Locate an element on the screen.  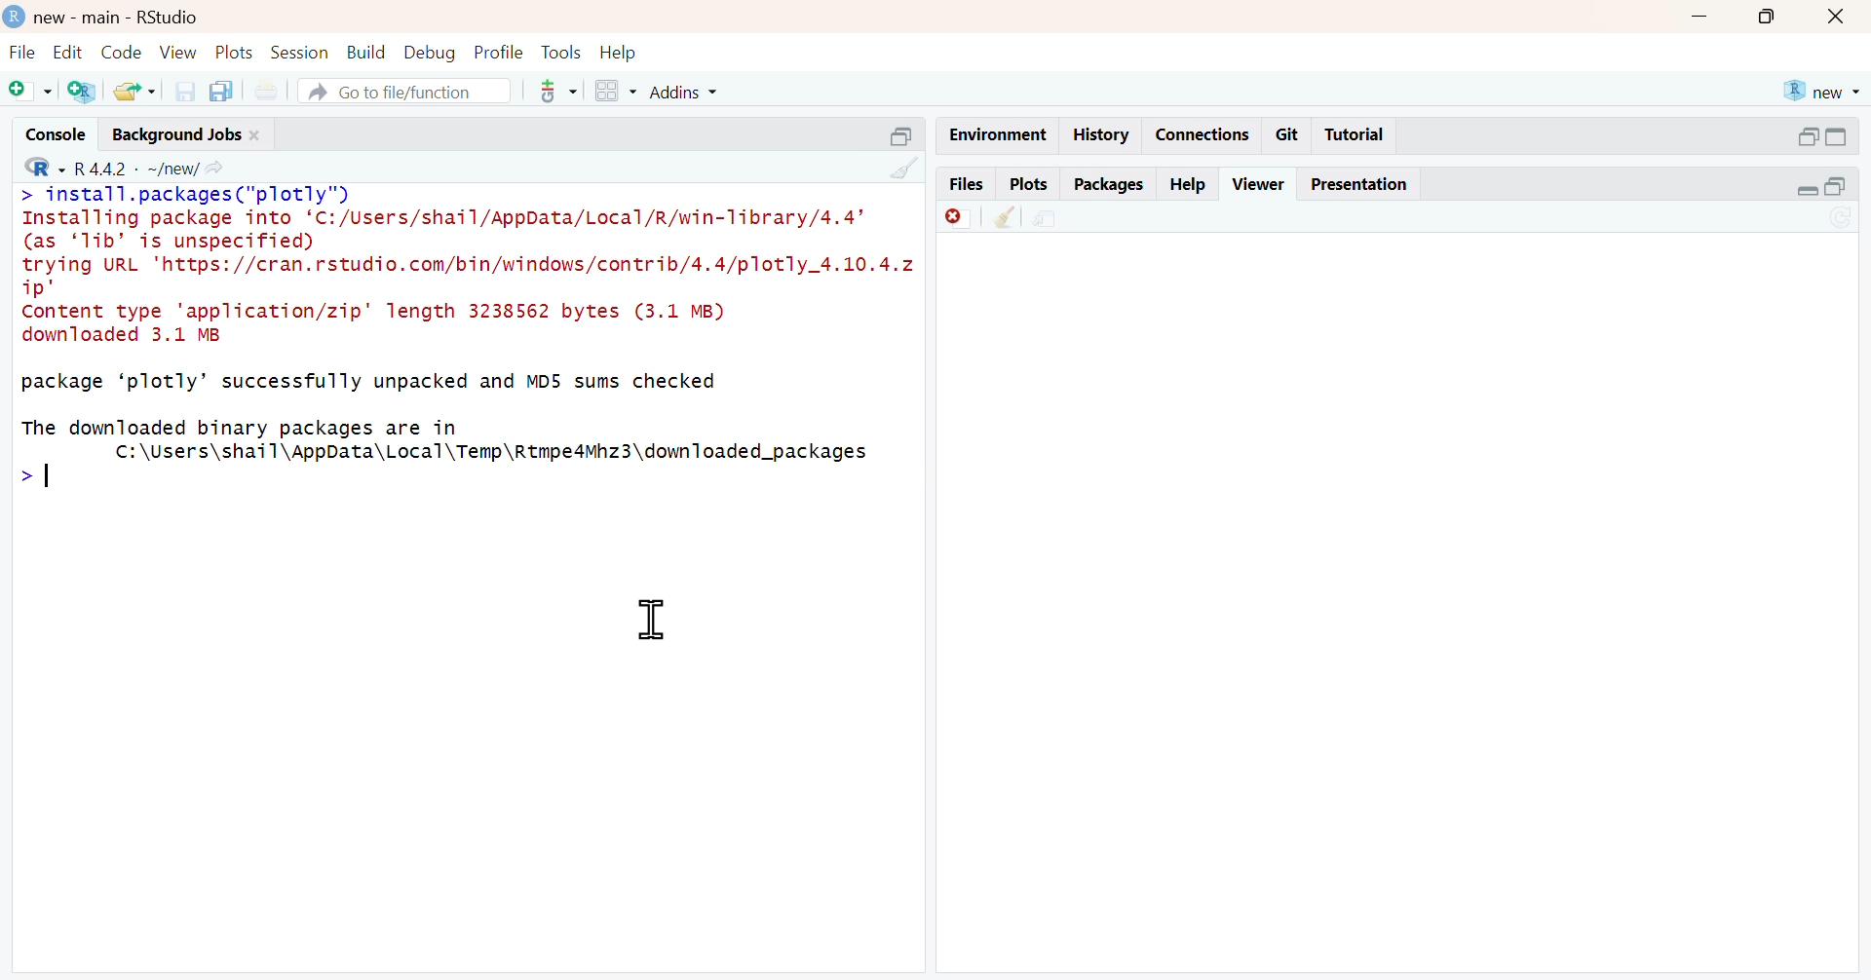
debug is located at coordinates (430, 53).